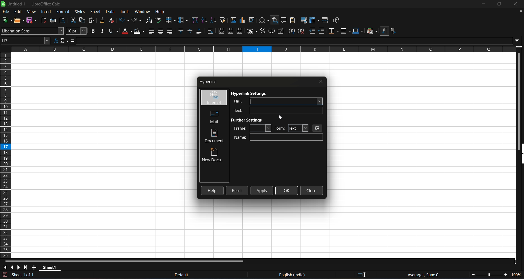 Image resolution: width=524 pixels, height=279 pixels. I want to click on new document, so click(214, 156).